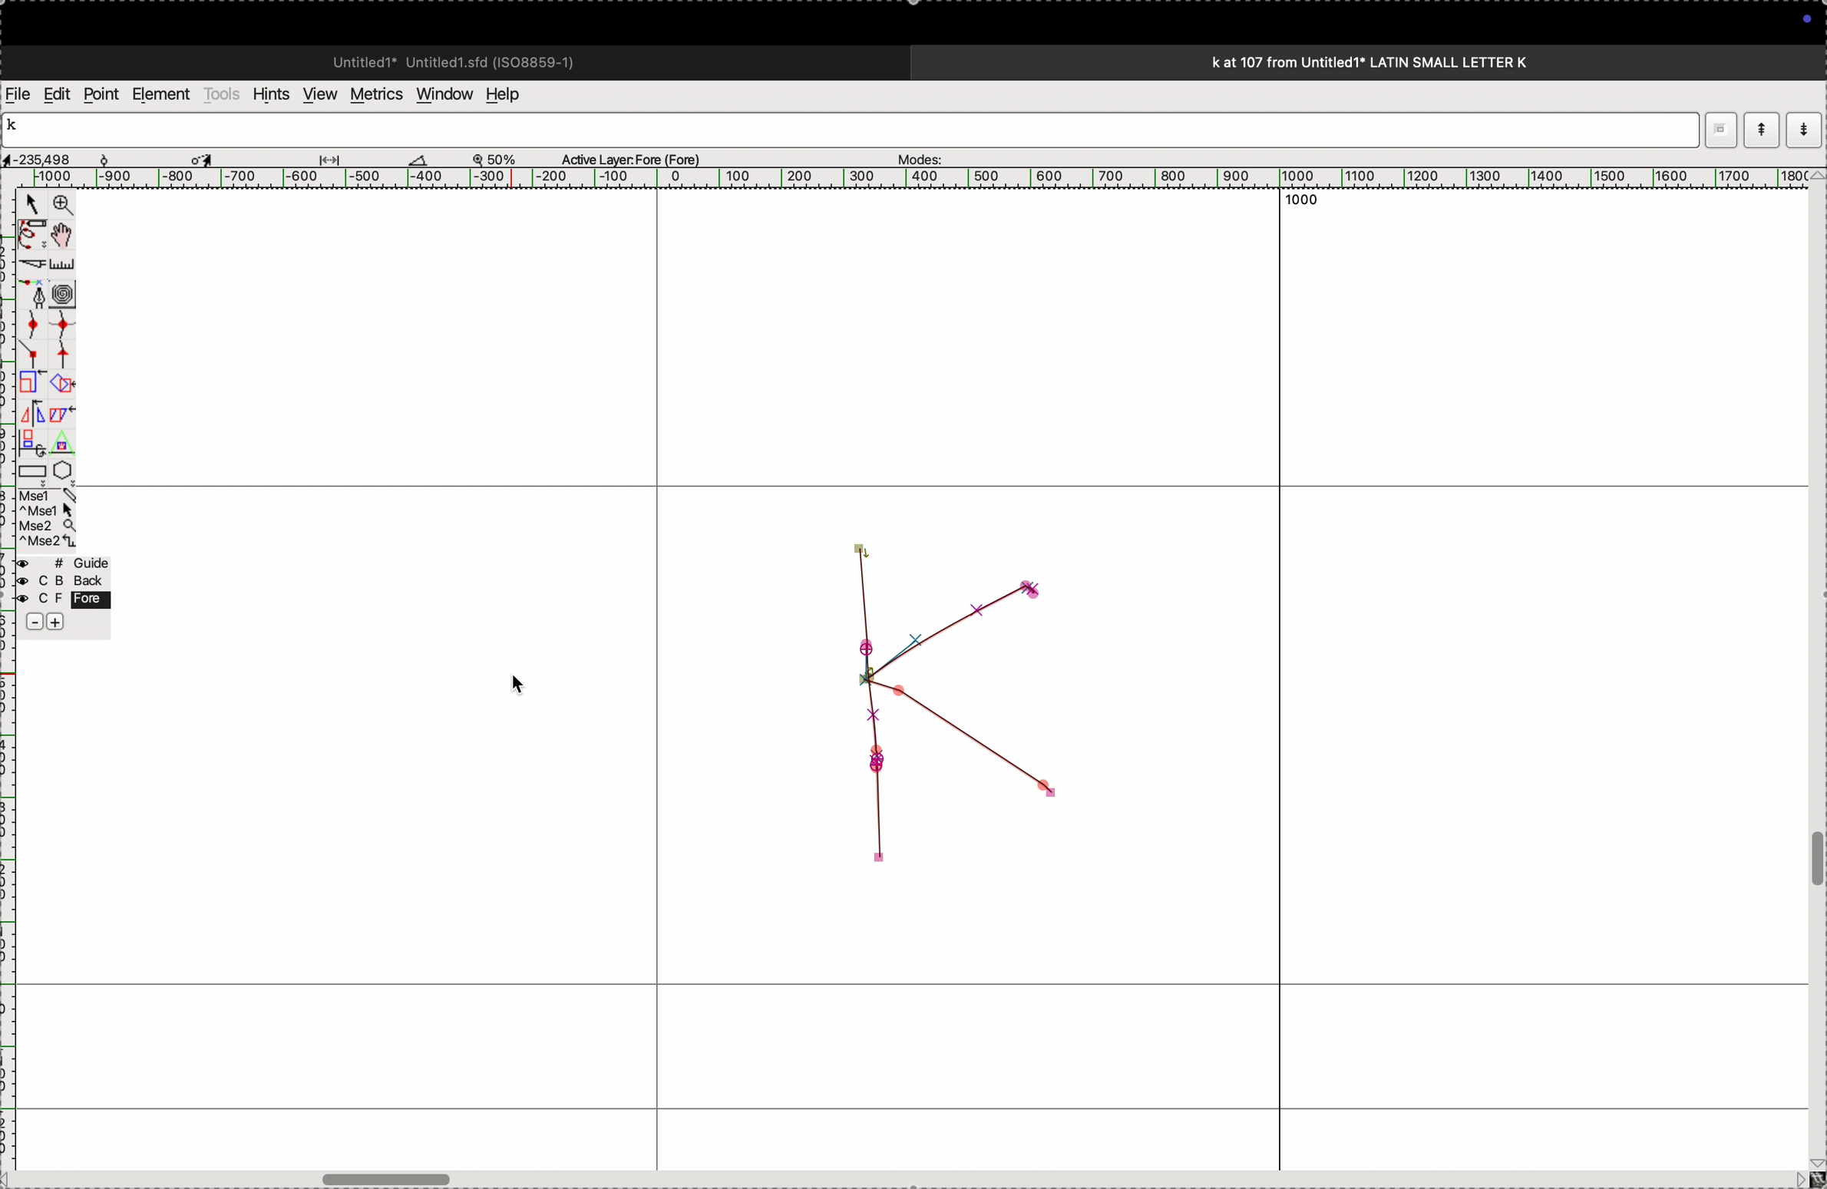 This screenshot has height=1189, width=1827. I want to click on active kayer, so click(640, 158).